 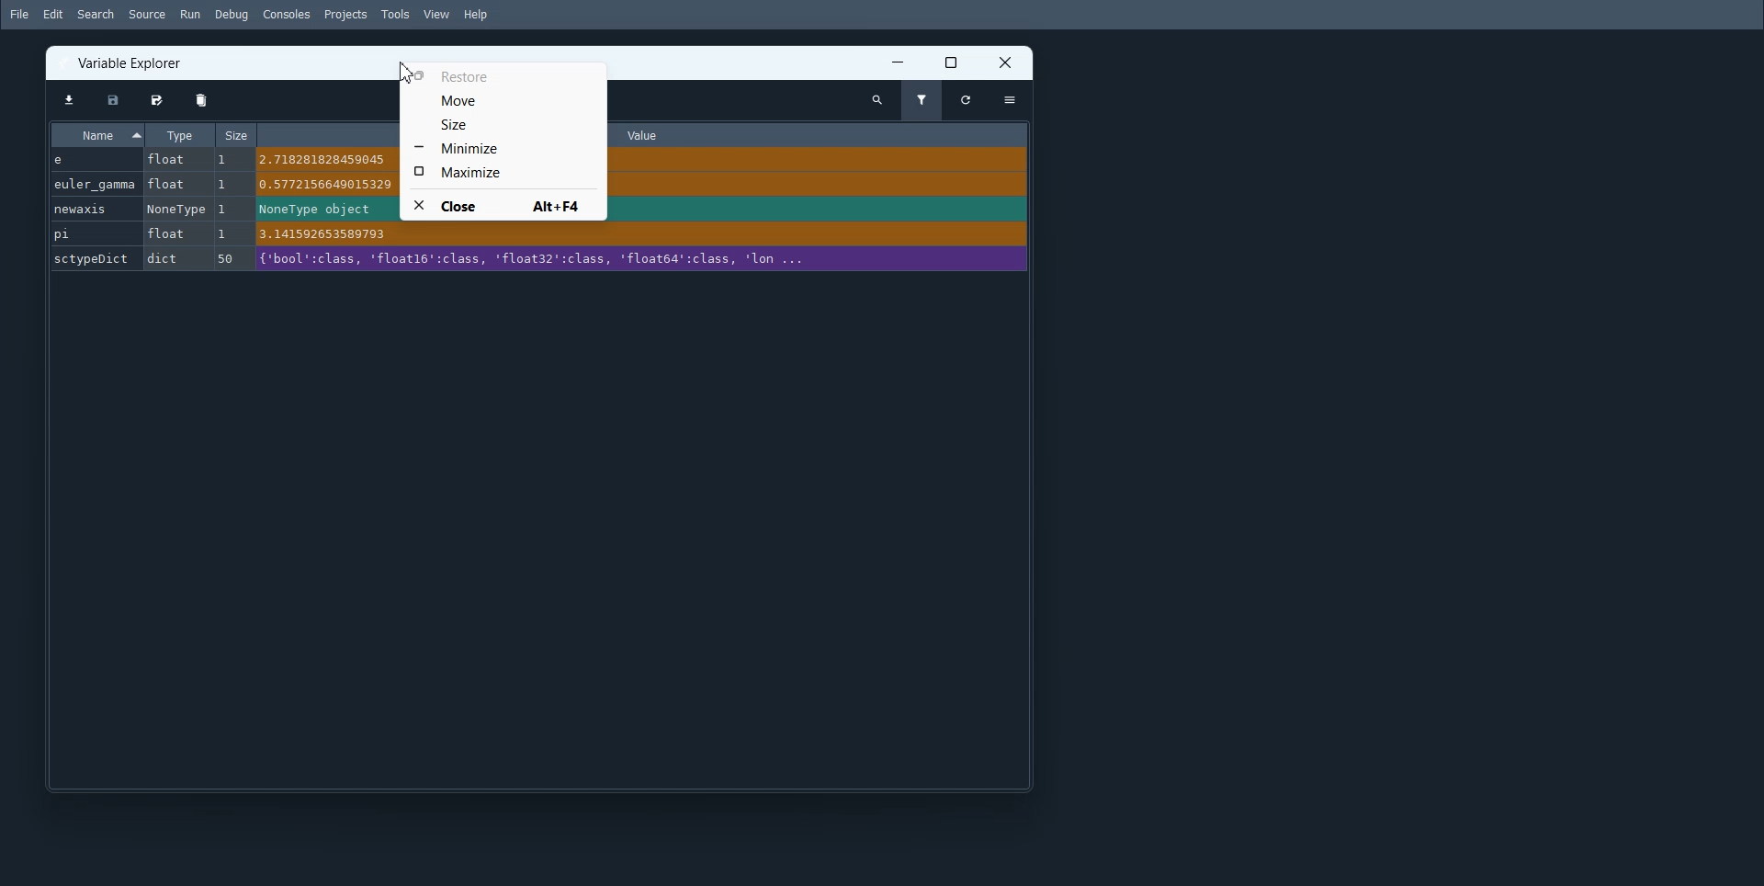 I want to click on Tools, so click(x=393, y=14).